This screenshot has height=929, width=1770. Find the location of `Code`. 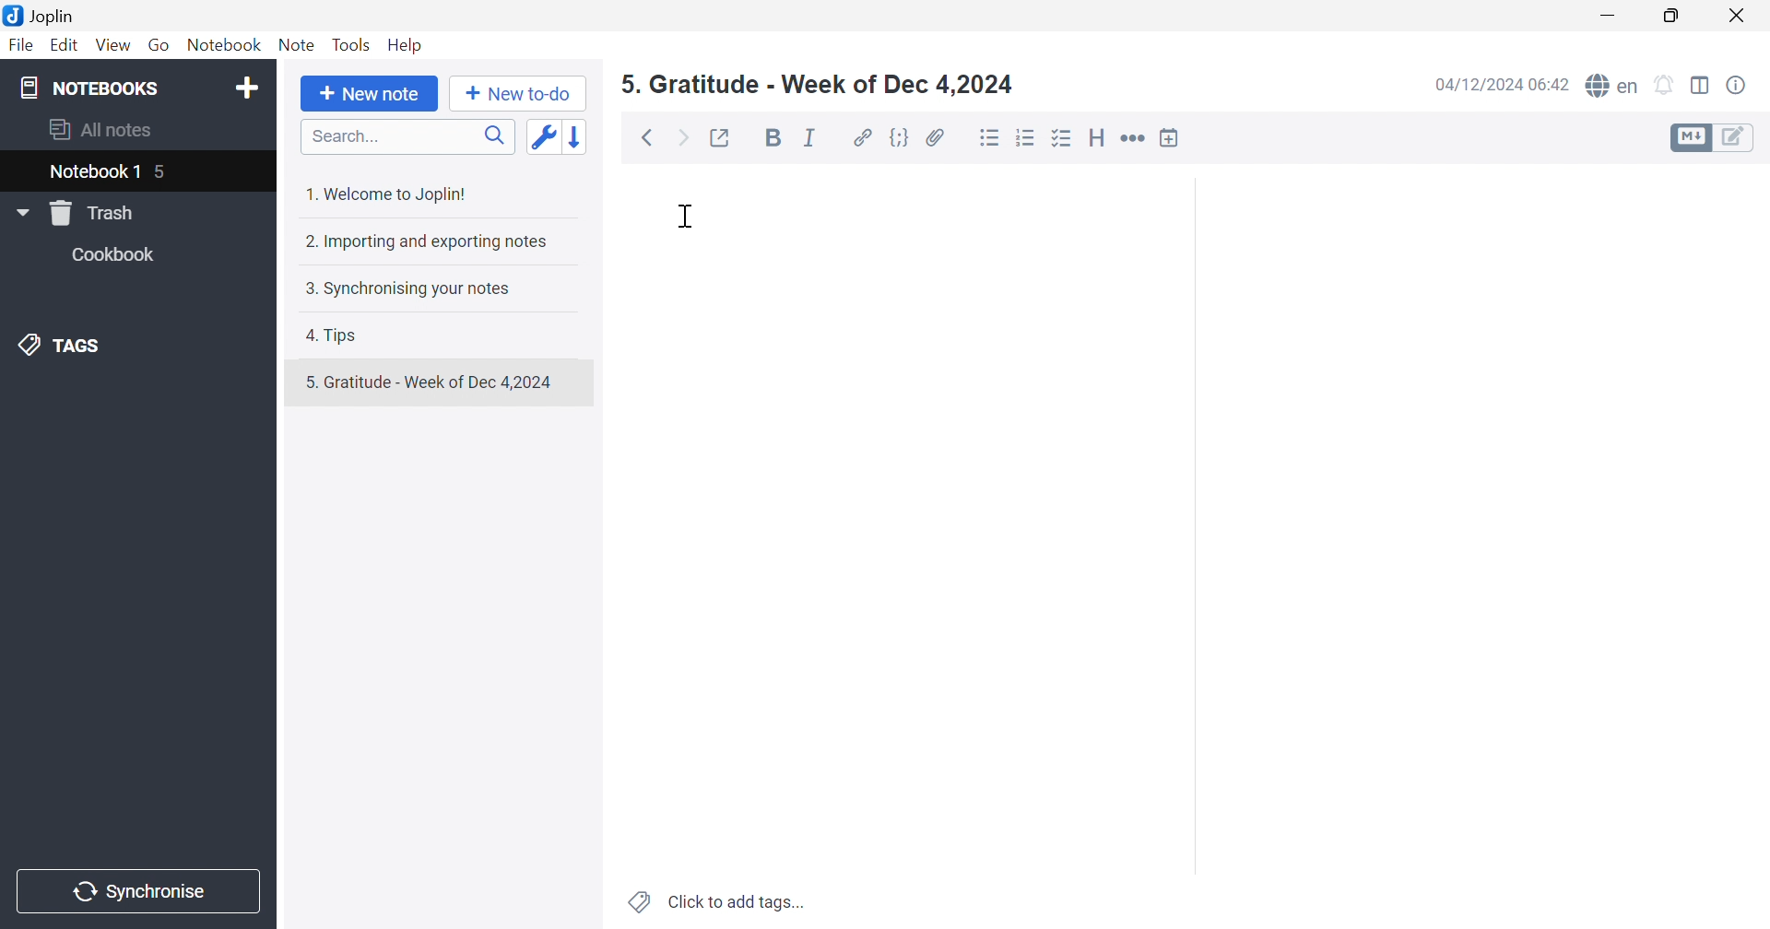

Code is located at coordinates (900, 136).